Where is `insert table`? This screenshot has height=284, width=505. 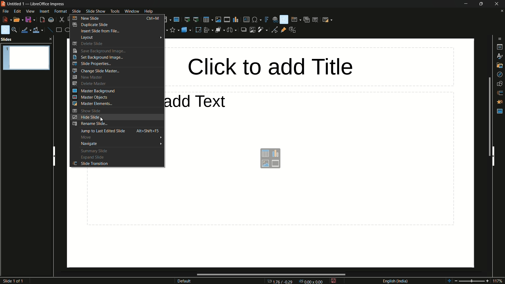 insert table is located at coordinates (265, 154).